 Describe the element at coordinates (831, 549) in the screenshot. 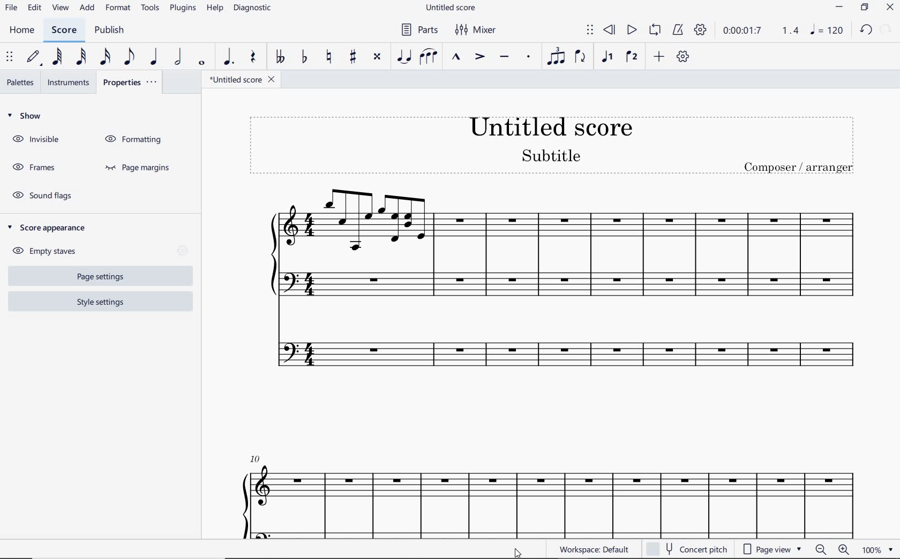

I see `zoom in or zoom out` at that location.